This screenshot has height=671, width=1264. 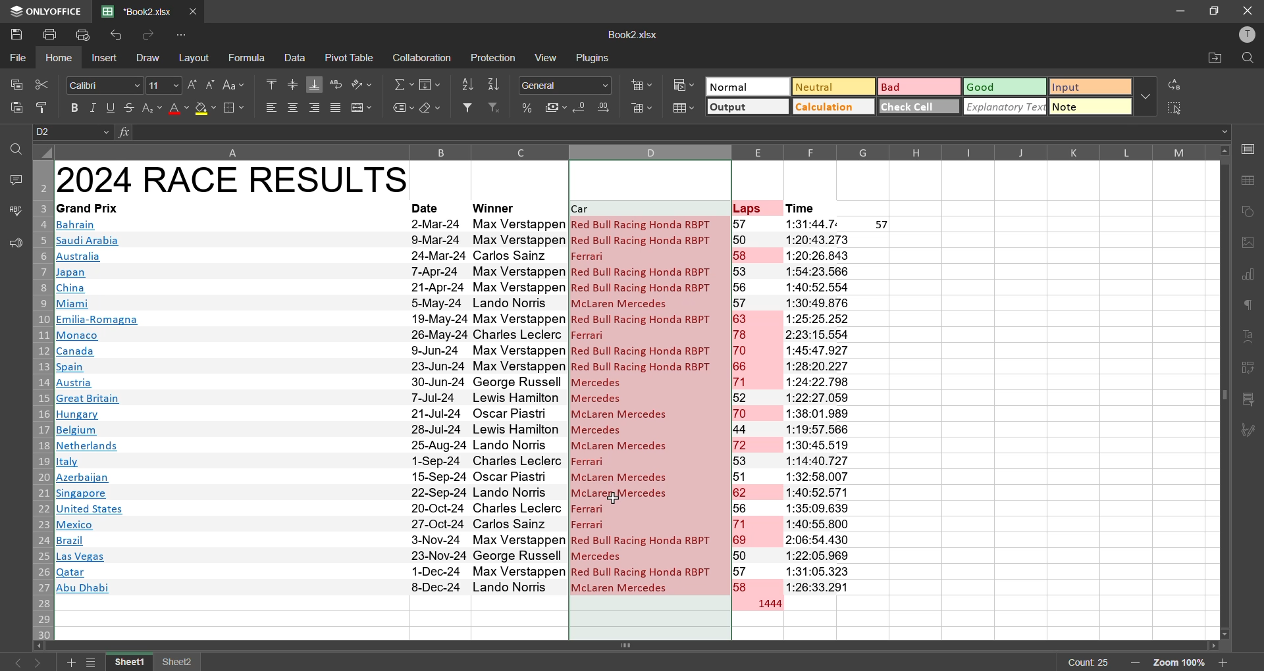 What do you see at coordinates (40, 400) in the screenshot?
I see `row numbers` at bounding box center [40, 400].